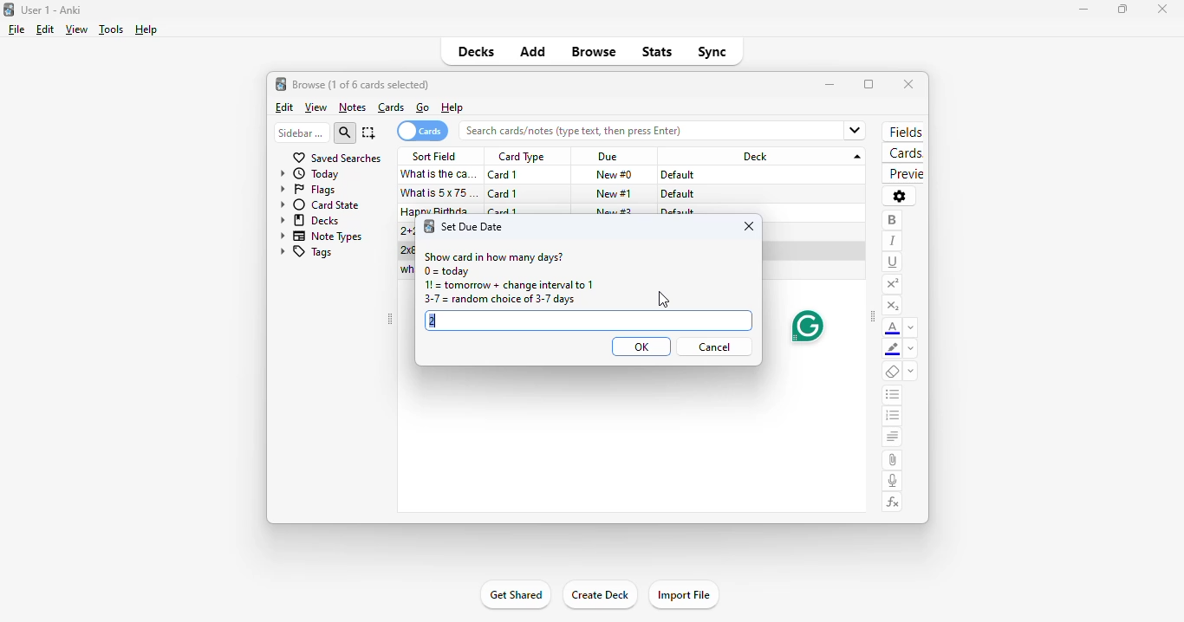 Image resolution: width=1184 pixels, height=622 pixels. I want to click on stats, so click(657, 51).